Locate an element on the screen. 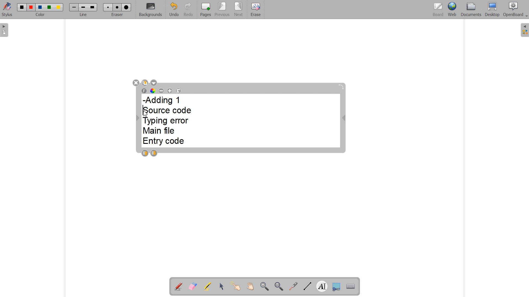 The image size is (529, 297). Cursor is located at coordinates (146, 114).